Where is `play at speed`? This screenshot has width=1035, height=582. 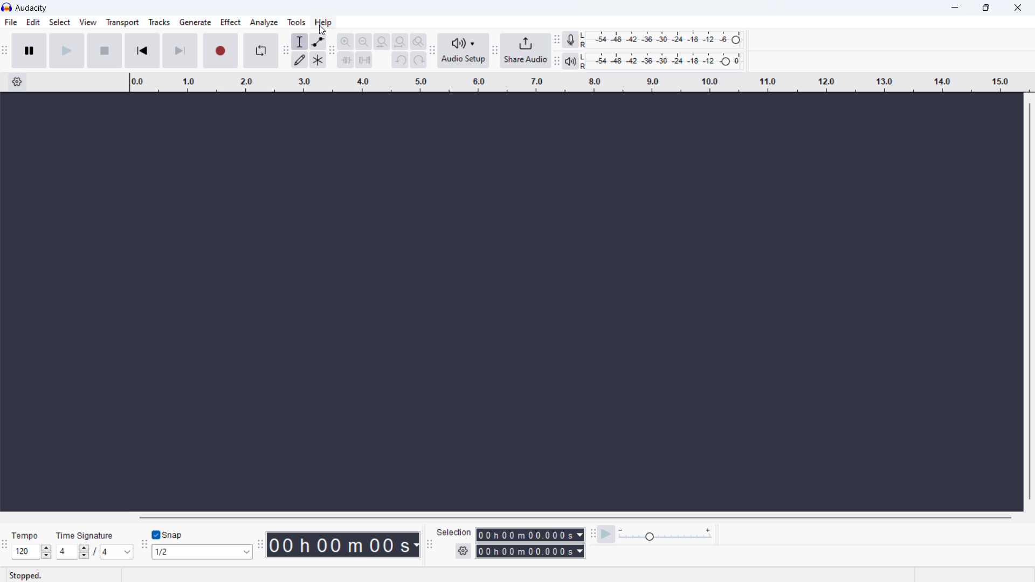 play at speed is located at coordinates (607, 534).